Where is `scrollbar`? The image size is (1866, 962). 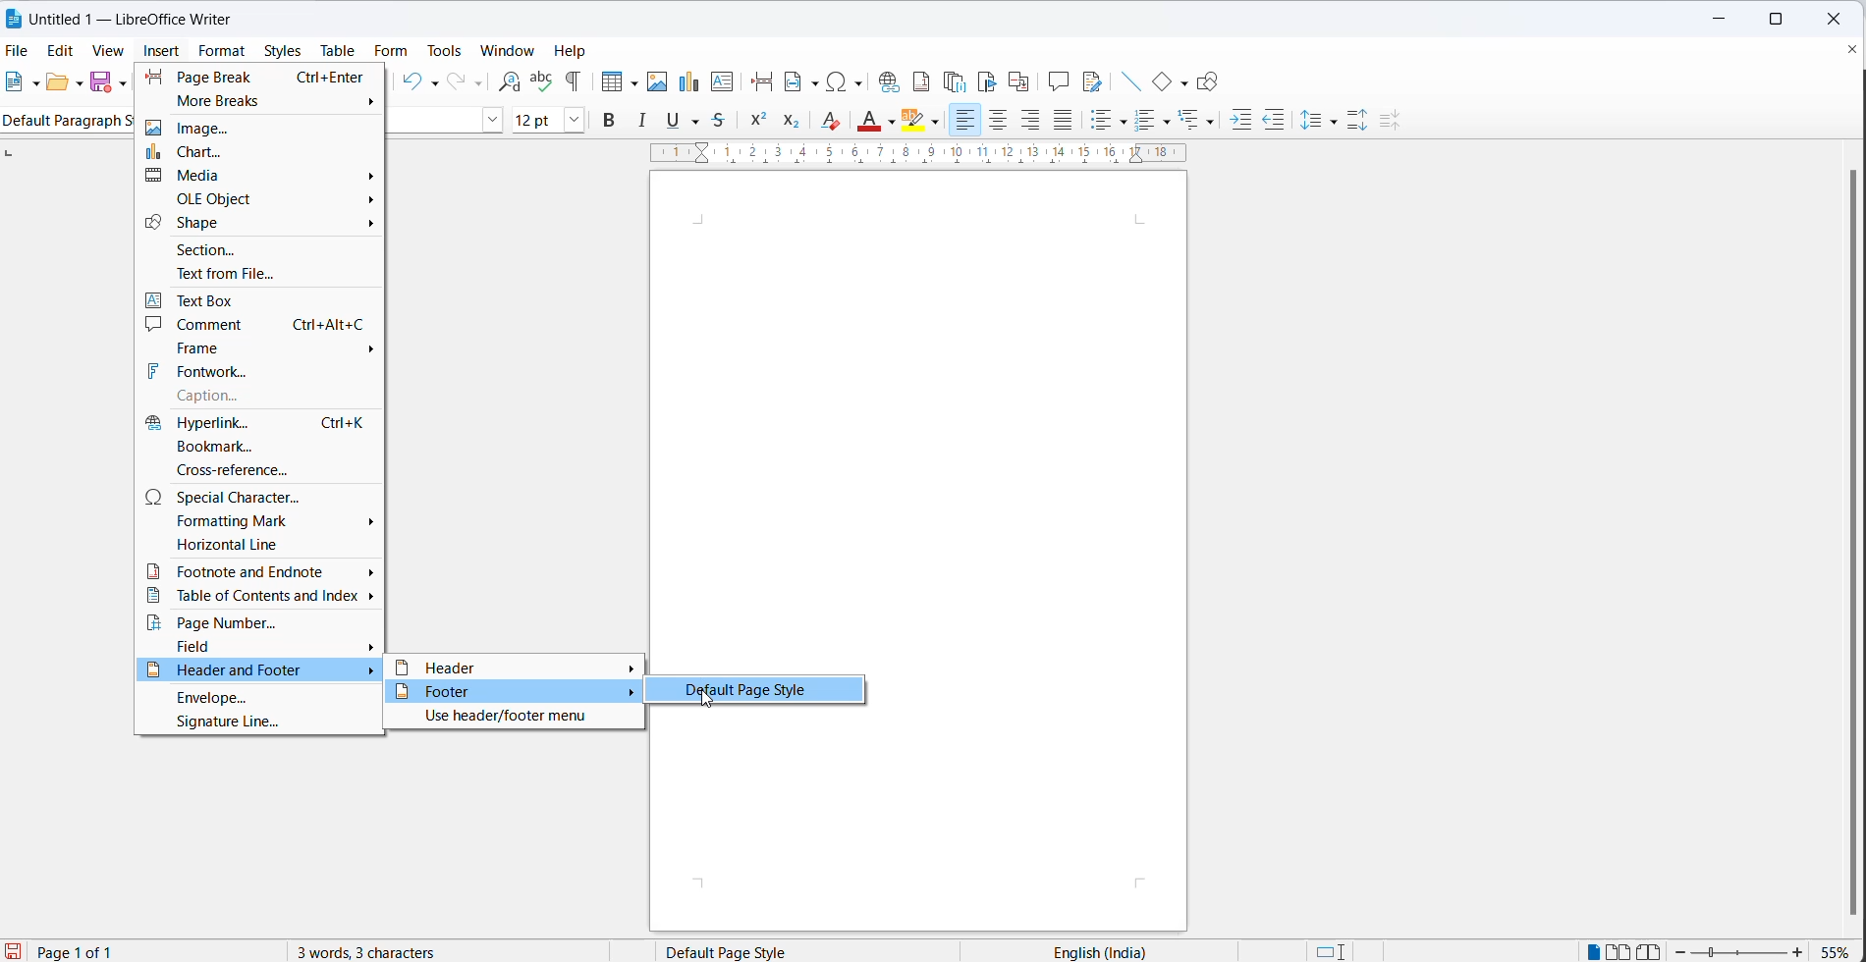
scrollbar is located at coordinates (1845, 536).